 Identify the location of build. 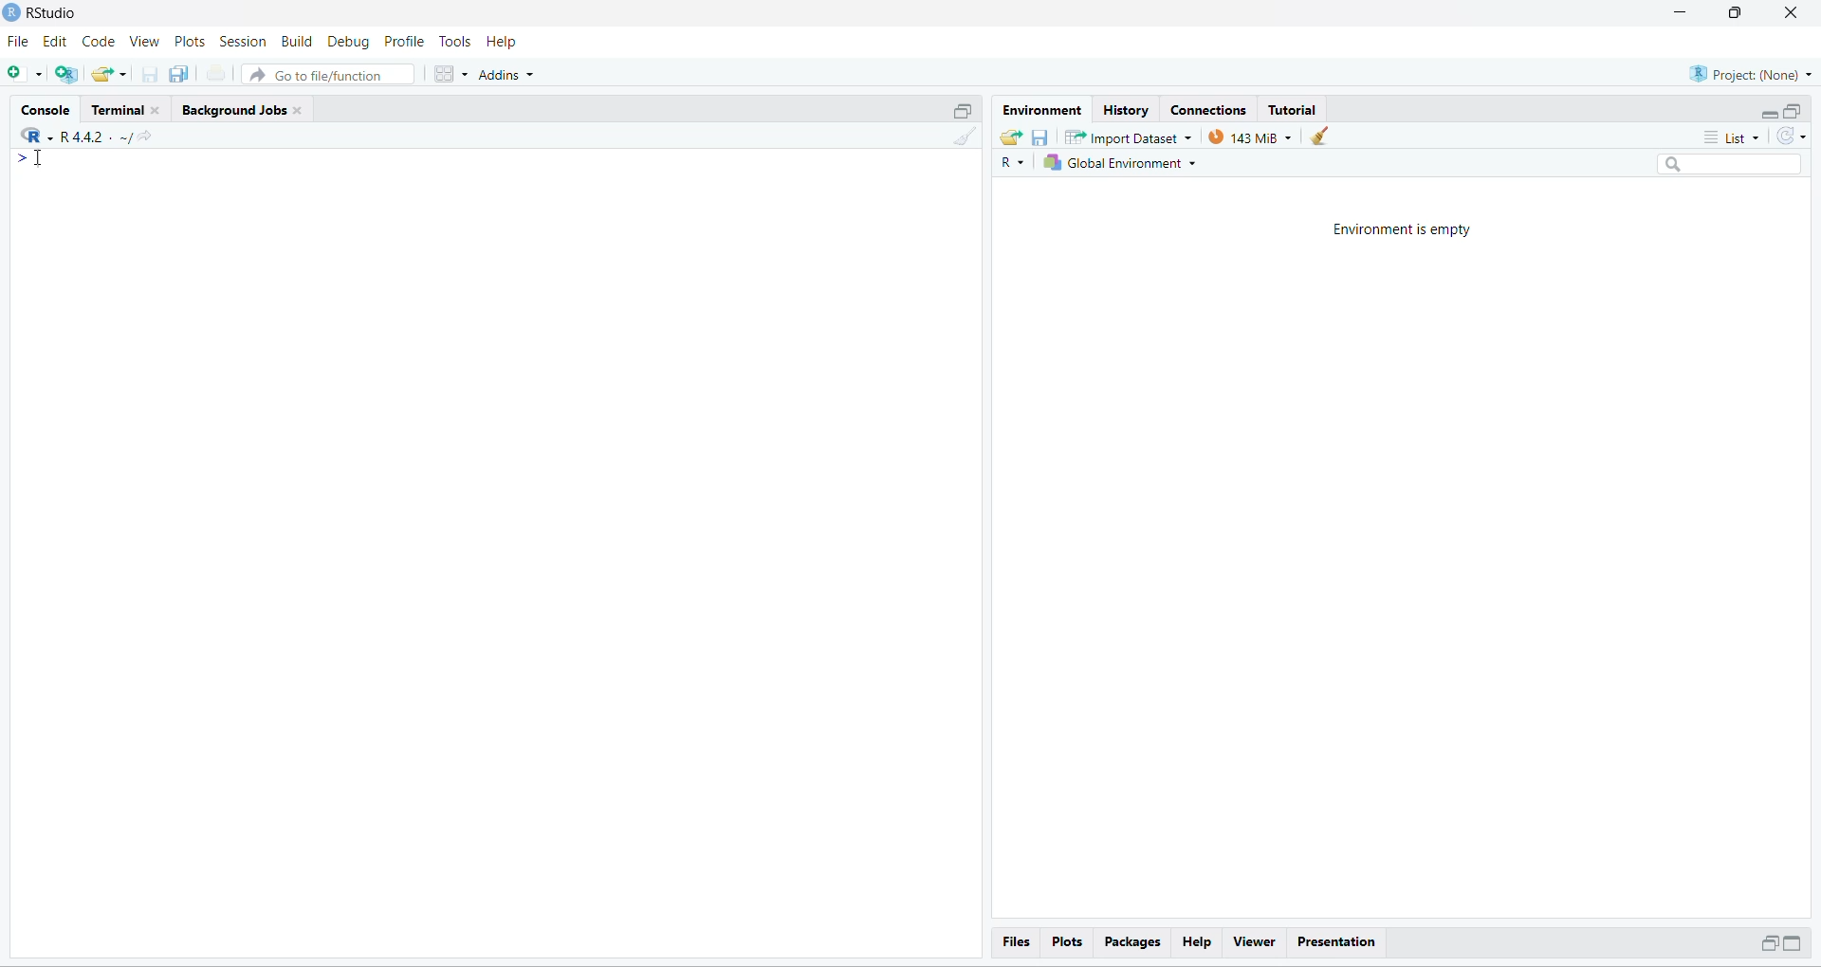
(298, 42).